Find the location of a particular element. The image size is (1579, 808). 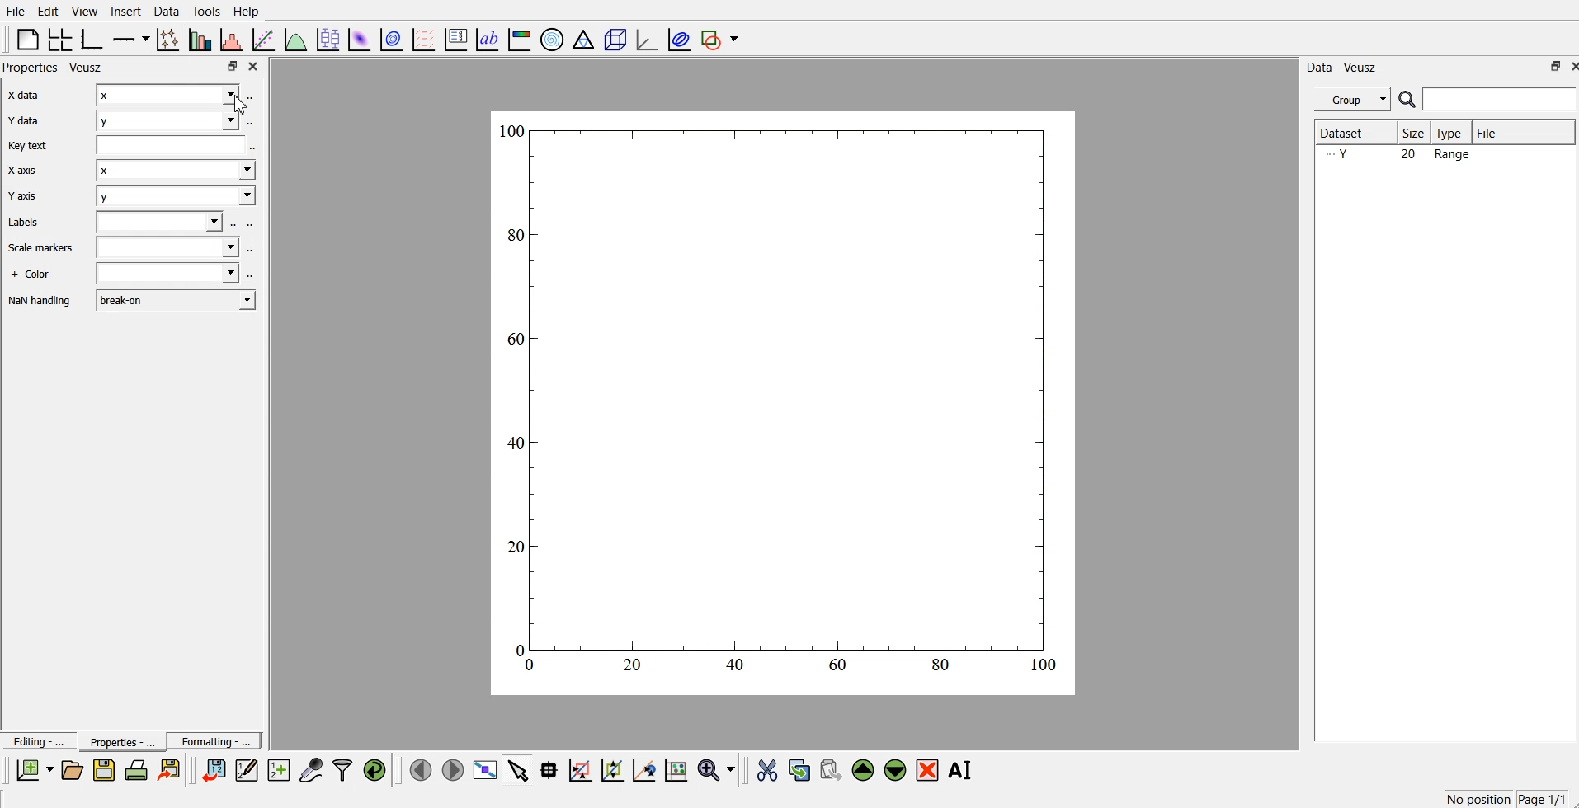

plot key is located at coordinates (456, 38).